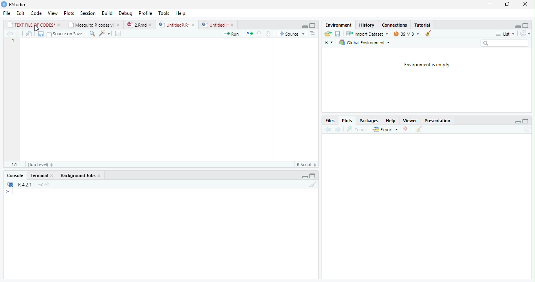 The image size is (535, 282). I want to click on Next, so click(338, 130).